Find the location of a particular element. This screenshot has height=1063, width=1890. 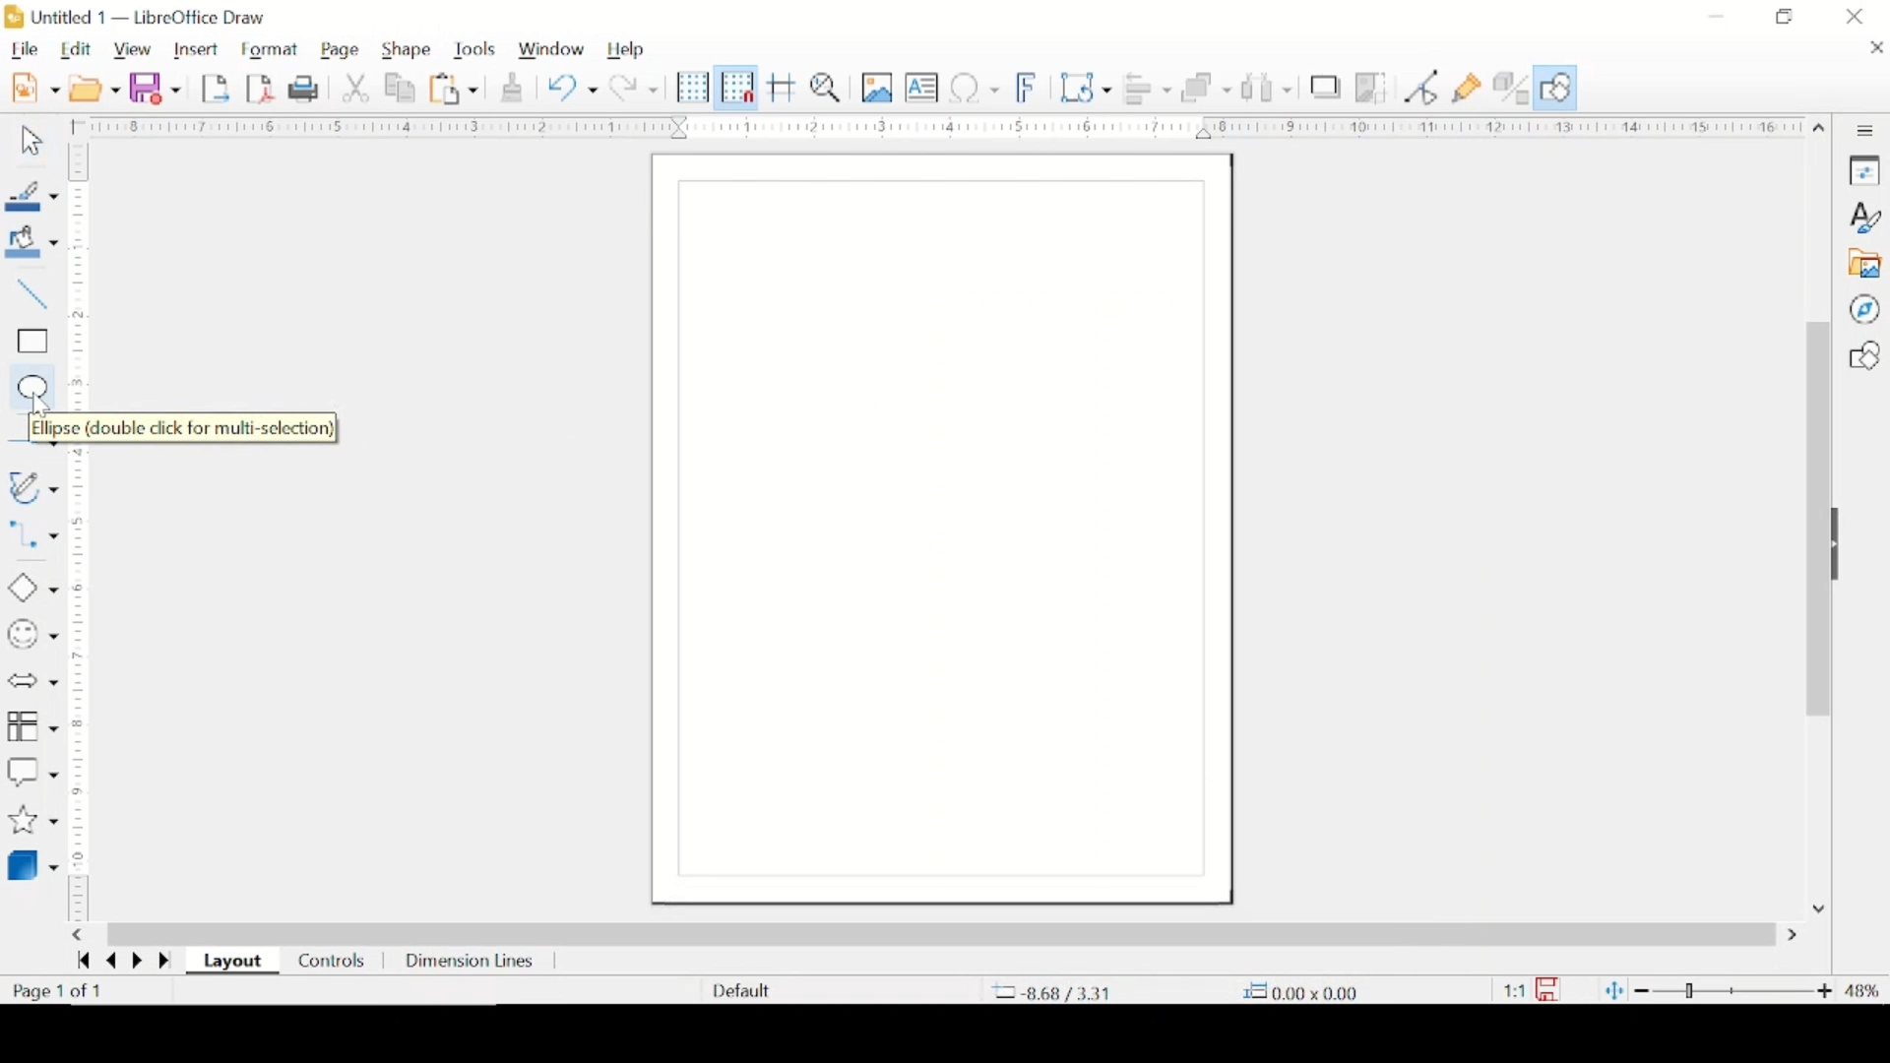

styles is located at coordinates (1866, 217).